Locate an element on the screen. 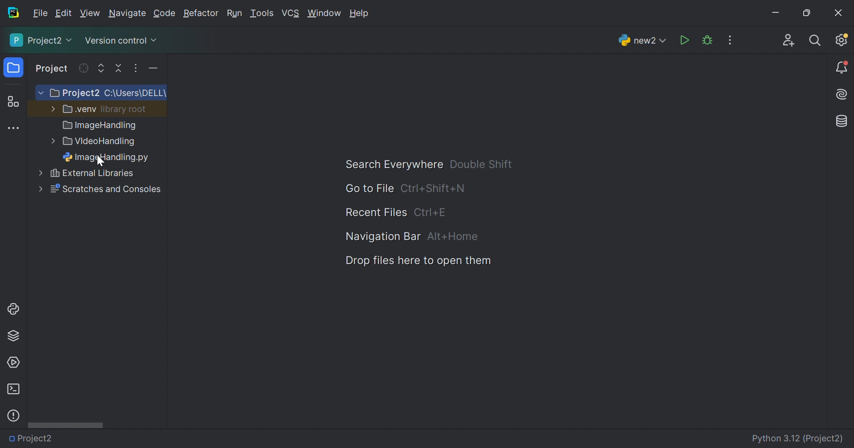  Run is located at coordinates (234, 14).